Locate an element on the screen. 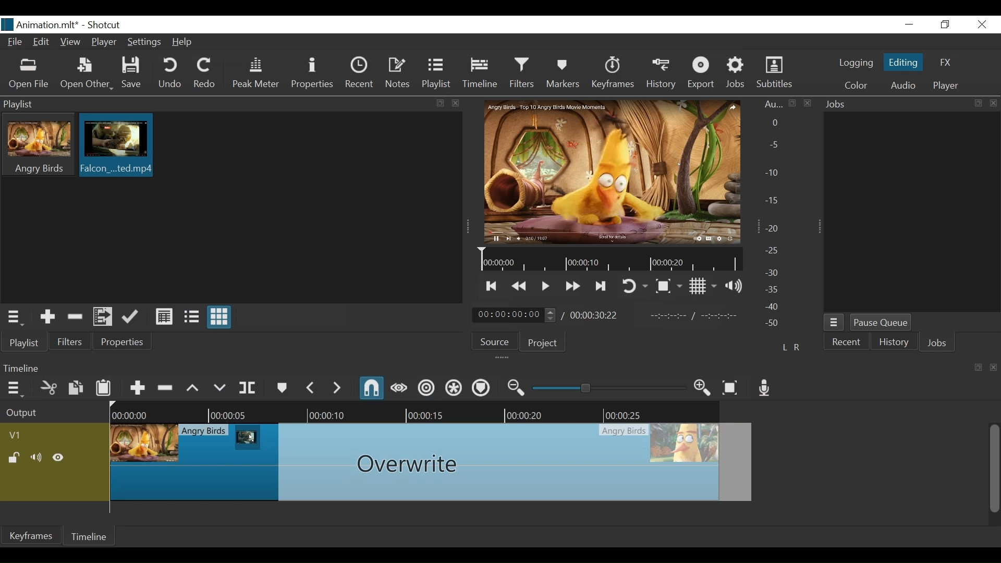  Overwrite is located at coordinates (219, 386).